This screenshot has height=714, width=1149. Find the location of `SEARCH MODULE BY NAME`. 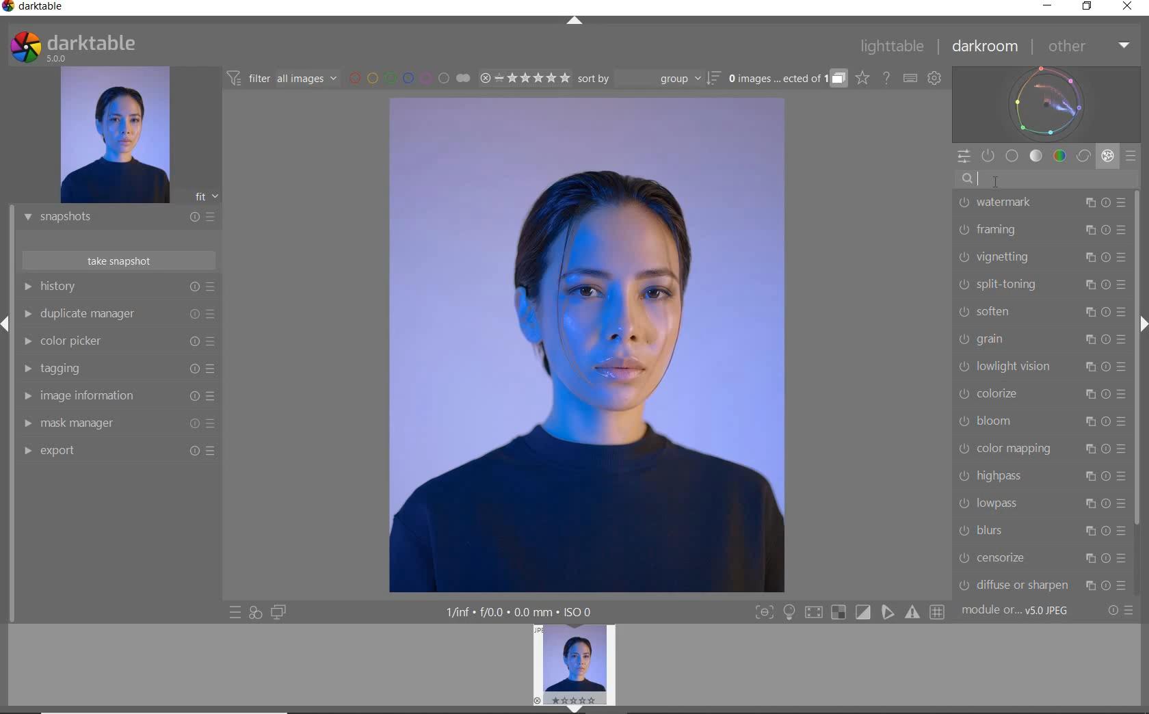

SEARCH MODULE BY NAME is located at coordinates (1045, 178).